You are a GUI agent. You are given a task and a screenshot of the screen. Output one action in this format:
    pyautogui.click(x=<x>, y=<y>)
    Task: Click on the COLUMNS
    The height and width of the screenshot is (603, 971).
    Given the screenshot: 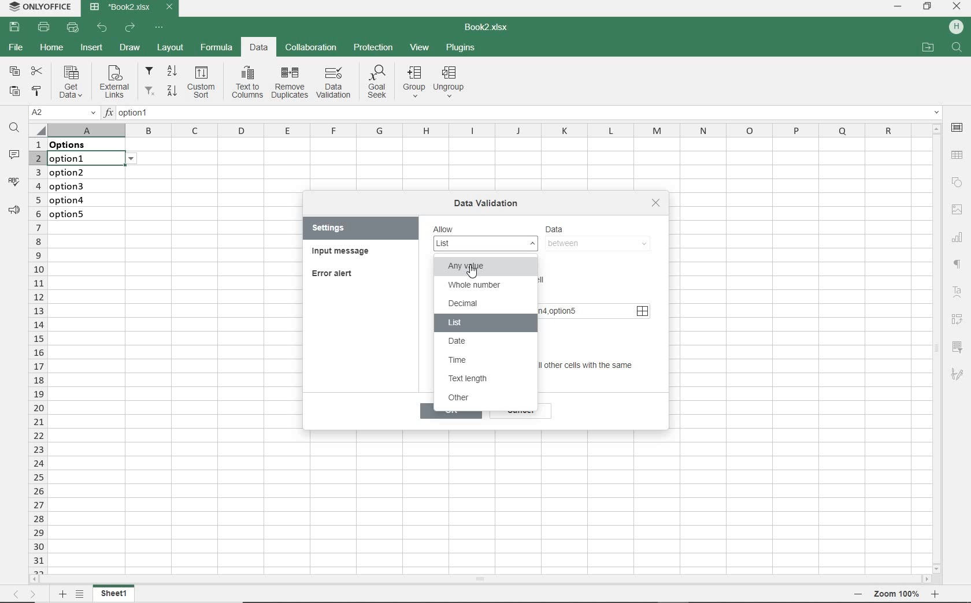 What is the action you would take?
    pyautogui.click(x=487, y=129)
    